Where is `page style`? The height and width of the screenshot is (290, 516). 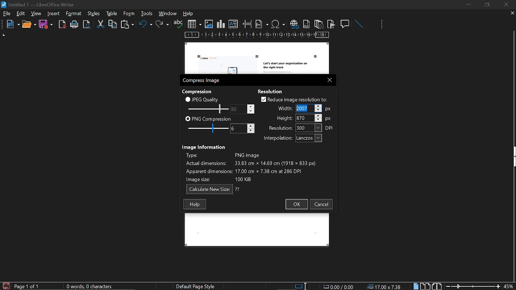 page style is located at coordinates (197, 286).